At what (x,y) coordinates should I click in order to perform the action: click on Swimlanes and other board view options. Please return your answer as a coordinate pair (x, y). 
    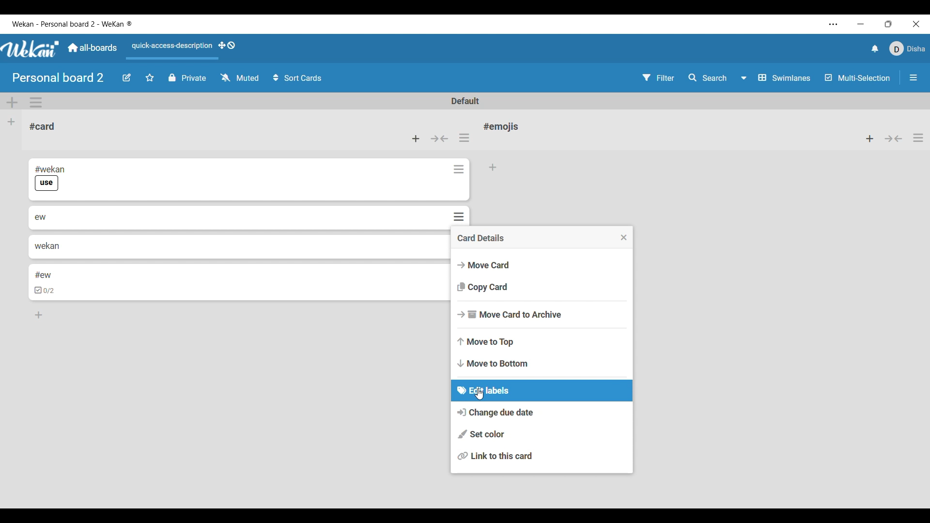
    Looking at the image, I should click on (775, 77).